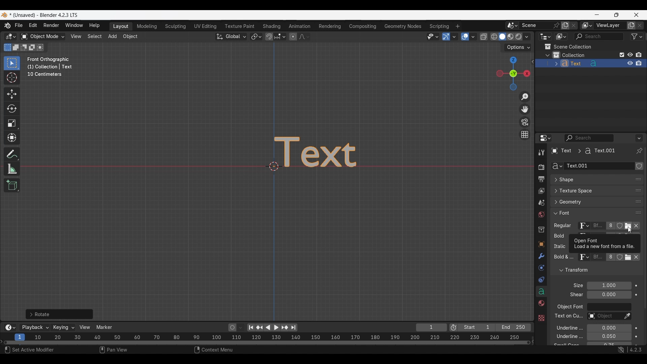 The height and width of the screenshot is (364, 647). Describe the element at coordinates (176, 26) in the screenshot. I see `Sculpting workspace` at that location.